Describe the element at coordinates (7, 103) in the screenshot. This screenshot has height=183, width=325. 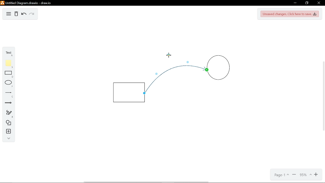
I see `Arrow` at that location.